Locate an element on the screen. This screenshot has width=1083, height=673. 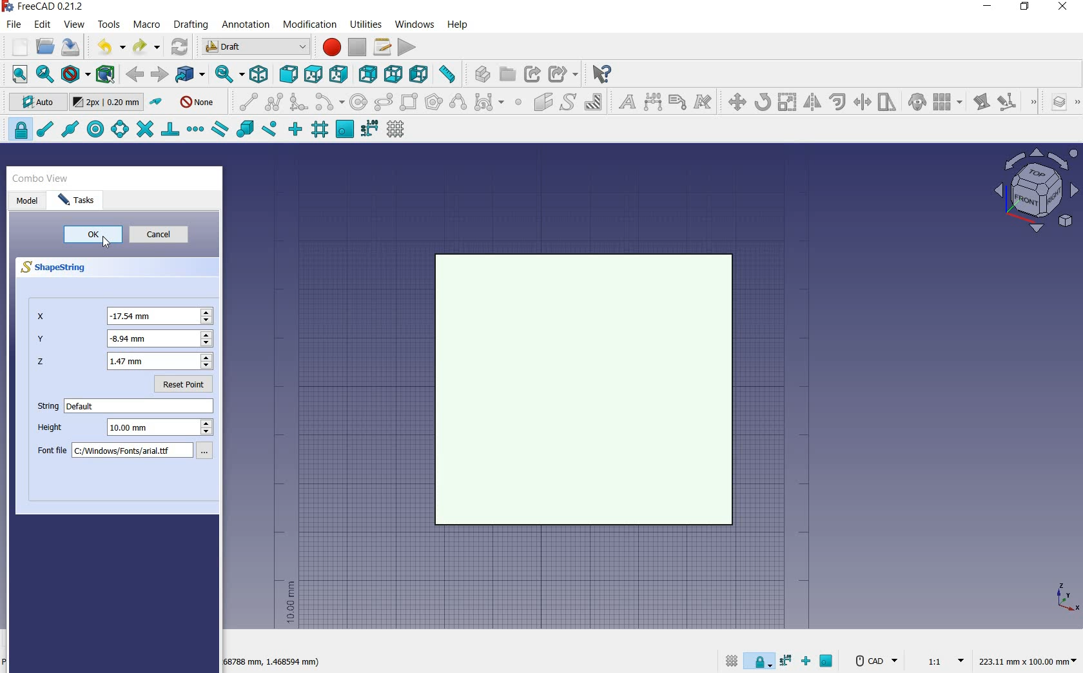
snap ortho is located at coordinates (808, 662).